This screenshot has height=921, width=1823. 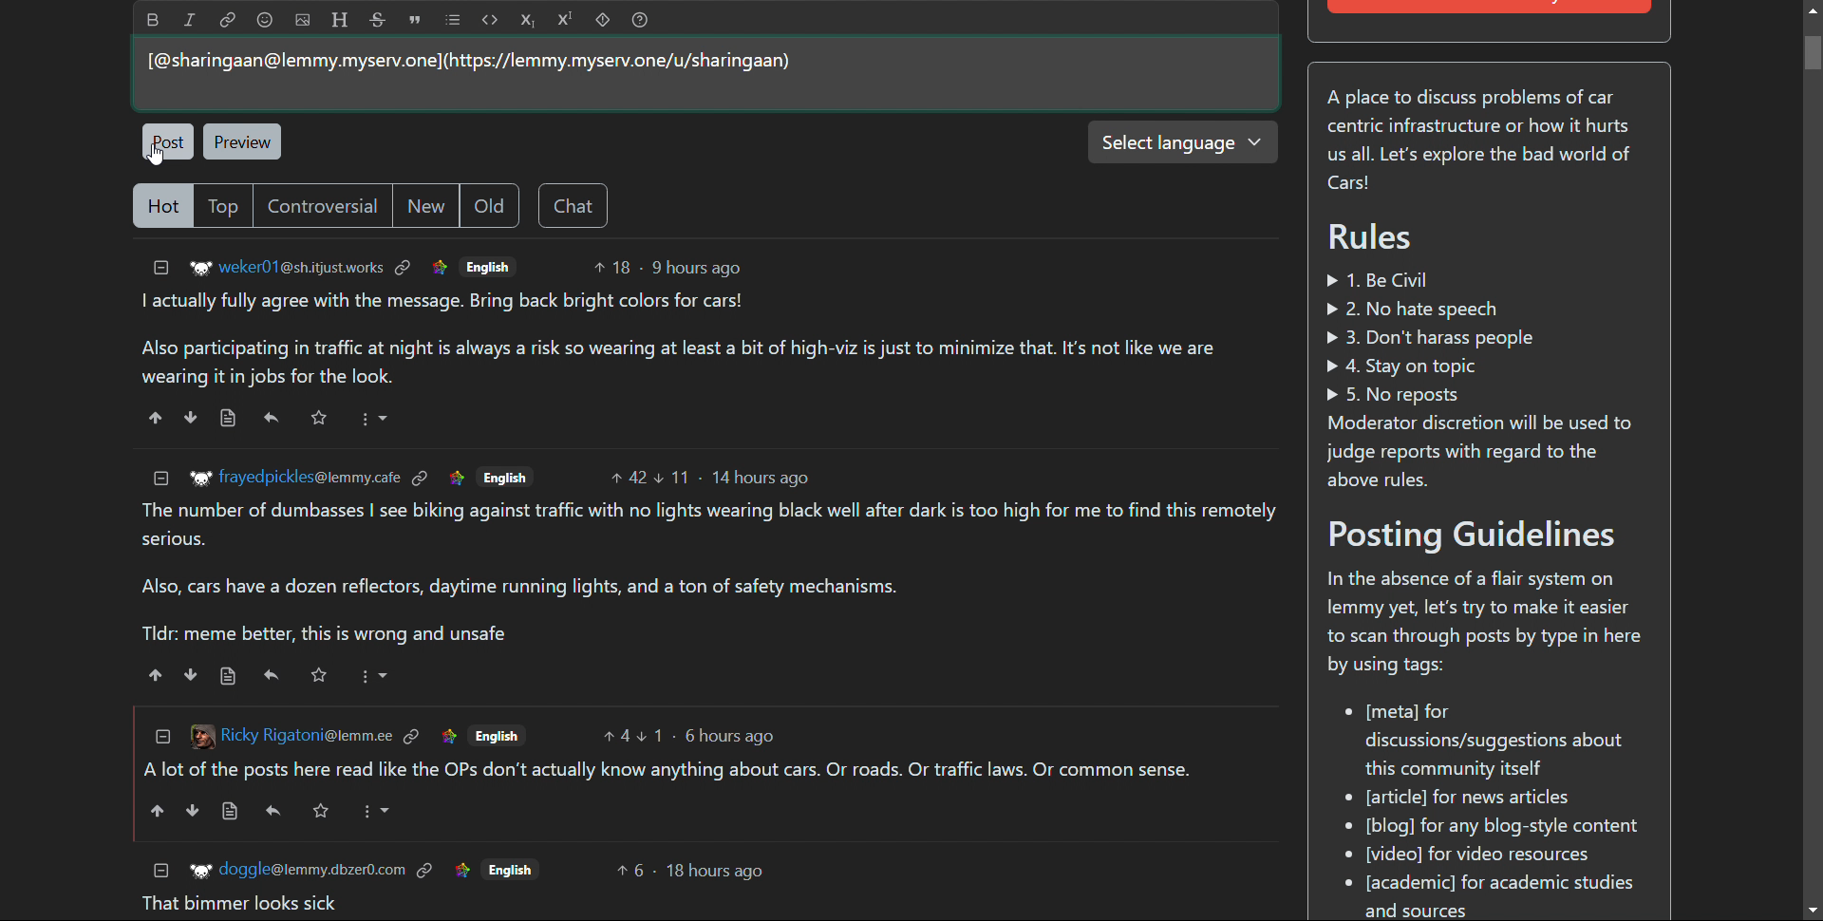 I want to click on scroll up, so click(x=1811, y=9).